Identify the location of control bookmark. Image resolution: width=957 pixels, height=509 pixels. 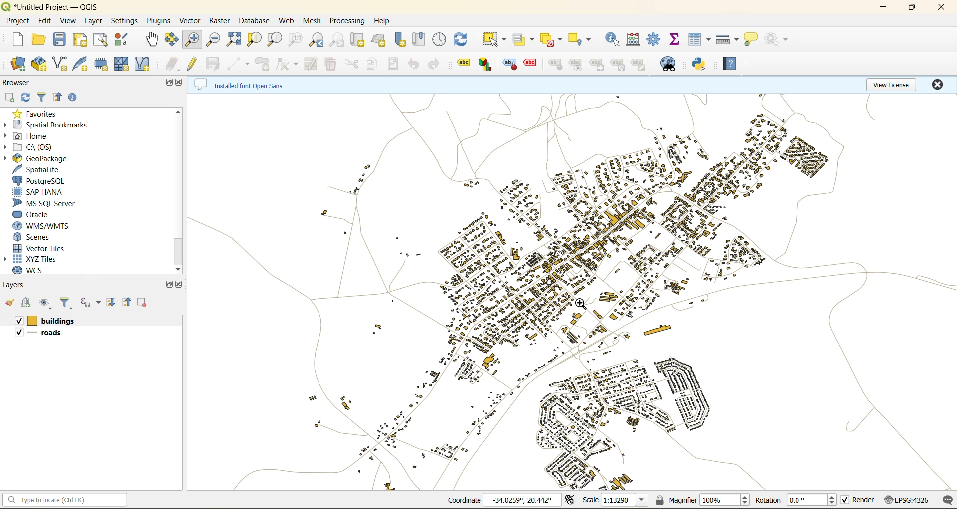
(439, 39).